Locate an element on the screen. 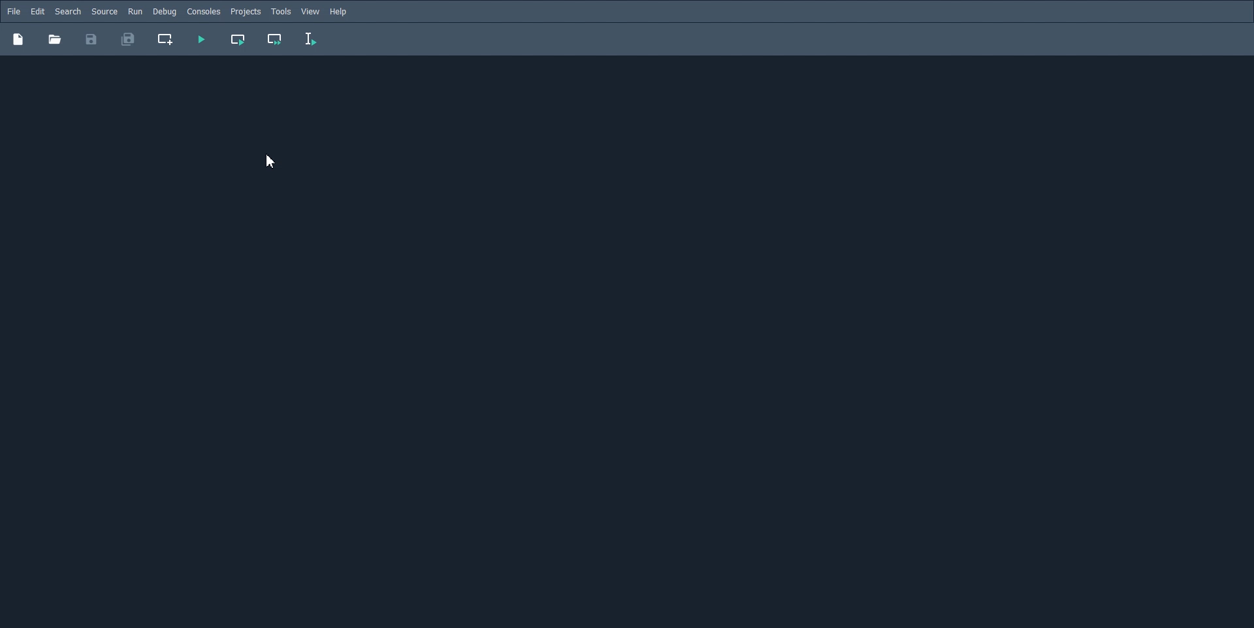 The image size is (1254, 628). Run Current cell and go to next cell is located at coordinates (274, 40).